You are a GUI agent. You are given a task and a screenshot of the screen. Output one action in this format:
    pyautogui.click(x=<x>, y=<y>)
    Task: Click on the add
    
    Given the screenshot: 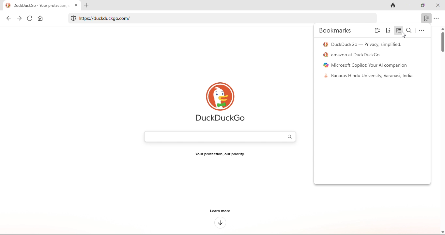 What is the action you would take?
    pyautogui.click(x=87, y=7)
    